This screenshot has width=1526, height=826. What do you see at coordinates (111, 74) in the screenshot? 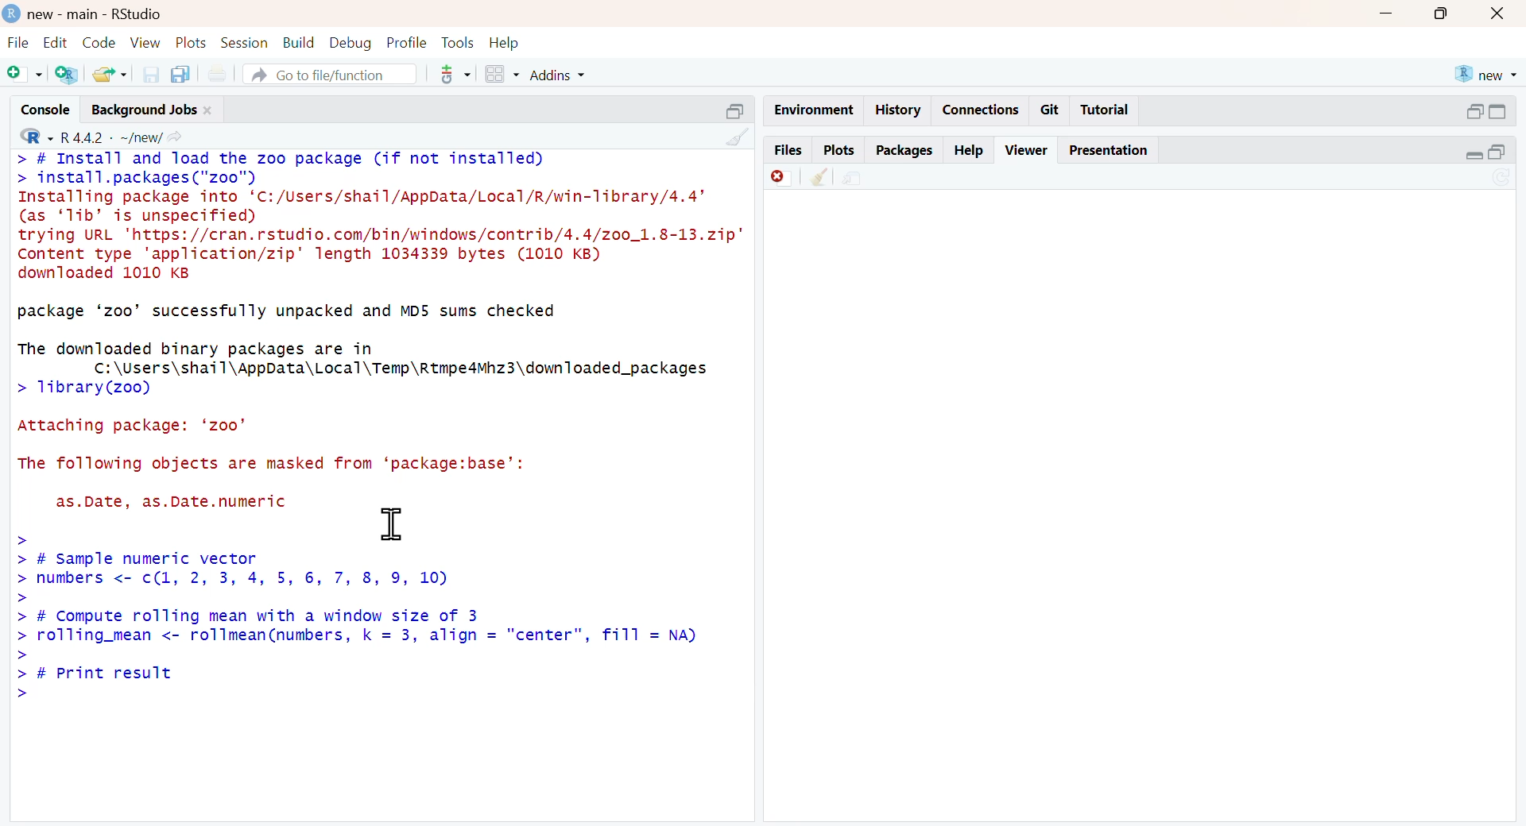
I see `share folder as` at bounding box center [111, 74].